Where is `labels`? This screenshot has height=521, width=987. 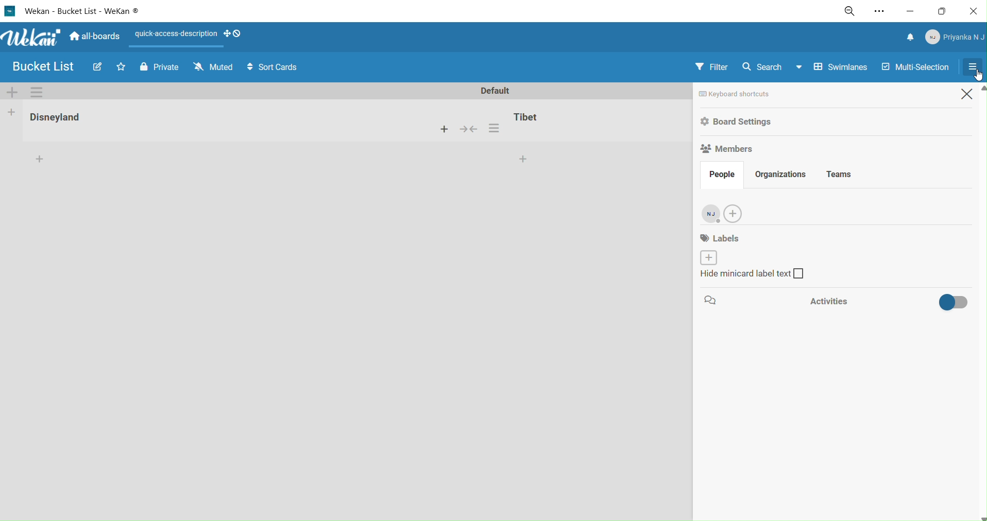 labels is located at coordinates (725, 237).